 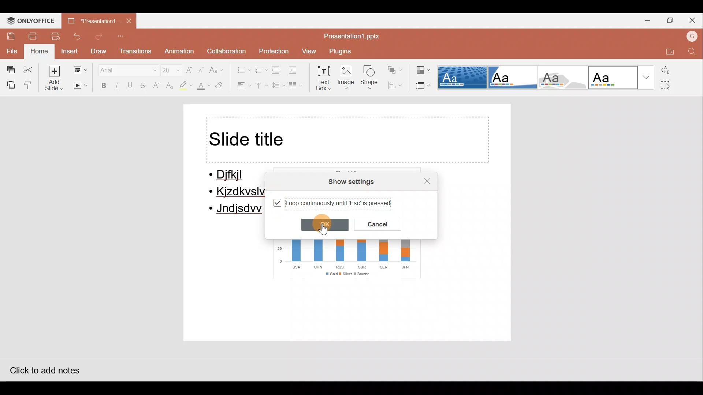 What do you see at coordinates (128, 85) in the screenshot?
I see `Underline` at bounding box center [128, 85].